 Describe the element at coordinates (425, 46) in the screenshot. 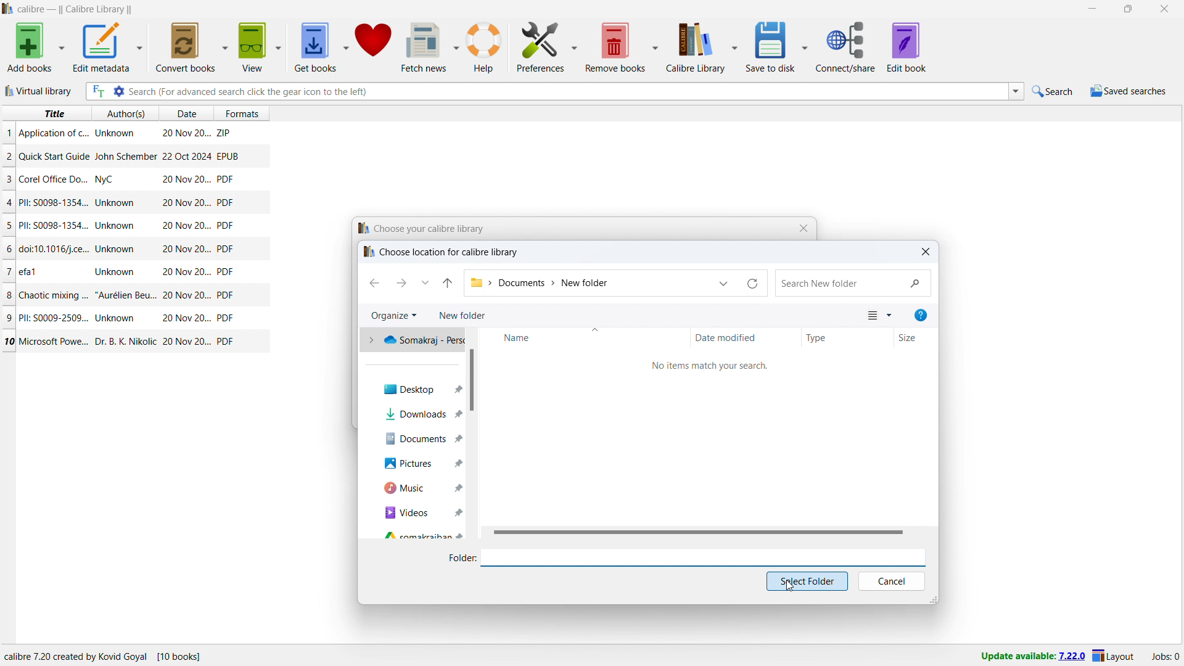

I see `fetch news` at that location.